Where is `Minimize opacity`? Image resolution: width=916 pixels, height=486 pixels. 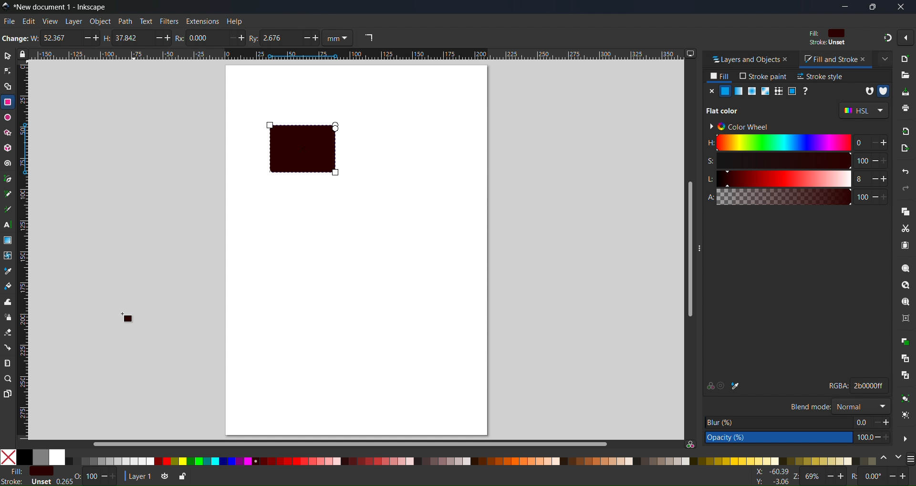 Minimize opacity is located at coordinates (104, 476).